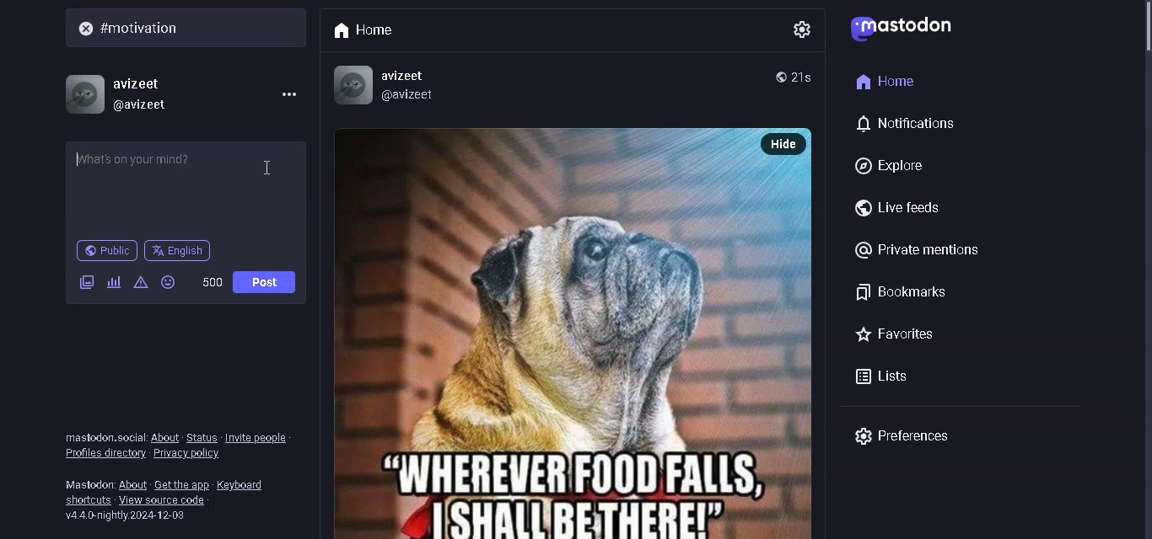  What do you see at coordinates (112, 282) in the screenshot?
I see `add poll` at bounding box center [112, 282].